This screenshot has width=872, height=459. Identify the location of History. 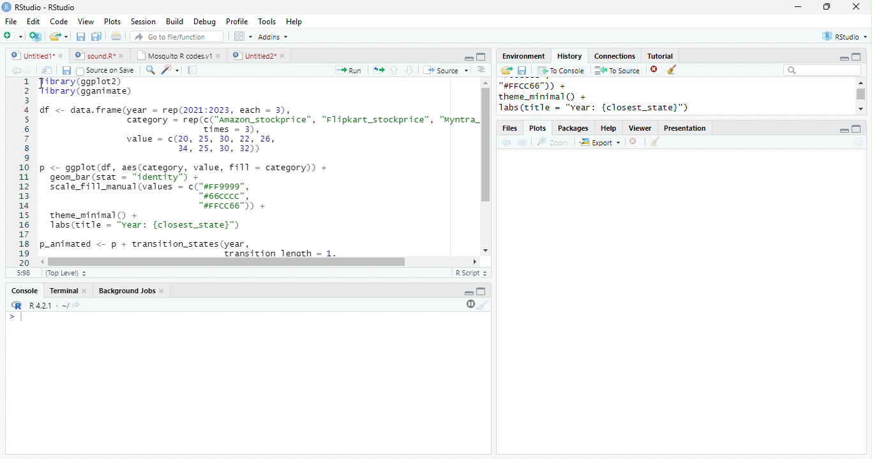
(569, 56).